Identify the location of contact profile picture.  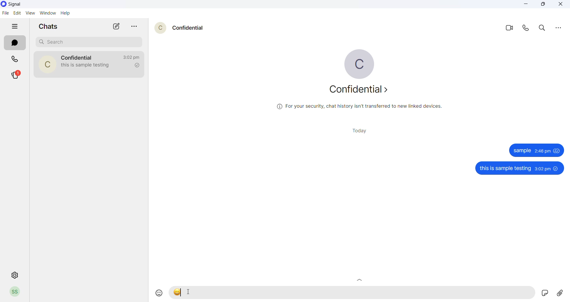
(158, 28).